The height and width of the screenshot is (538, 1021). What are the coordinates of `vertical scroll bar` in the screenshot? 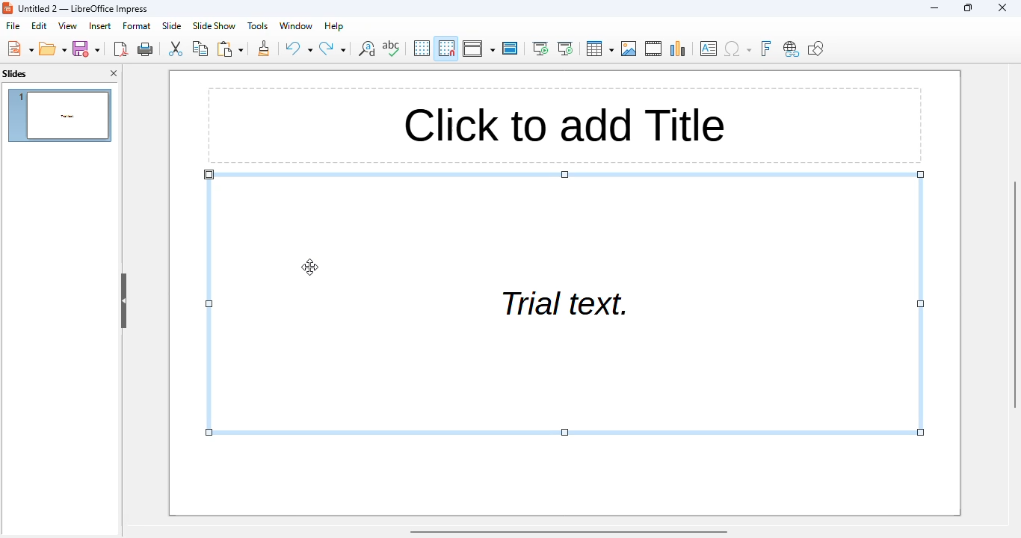 It's located at (1014, 293).